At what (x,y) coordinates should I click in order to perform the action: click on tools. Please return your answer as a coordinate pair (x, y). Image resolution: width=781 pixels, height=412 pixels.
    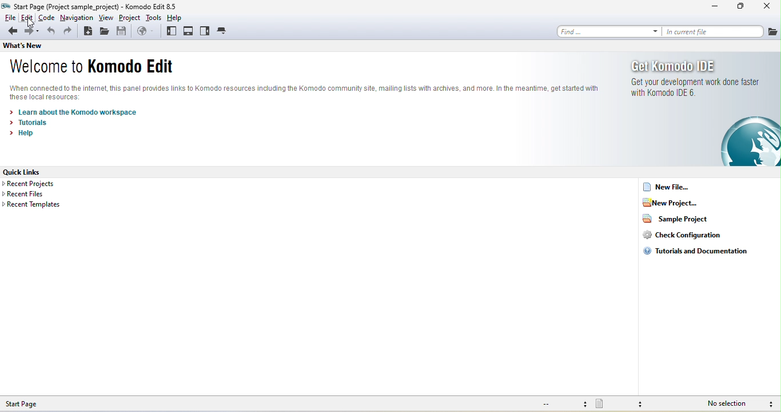
    Looking at the image, I should click on (154, 17).